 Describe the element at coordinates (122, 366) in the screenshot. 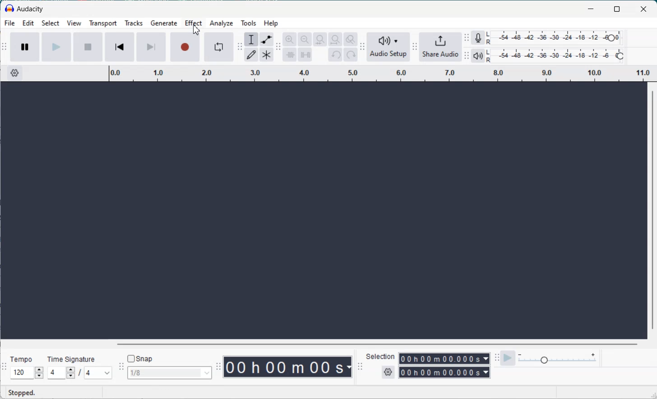

I see `Audacity snapping toolbar` at that location.